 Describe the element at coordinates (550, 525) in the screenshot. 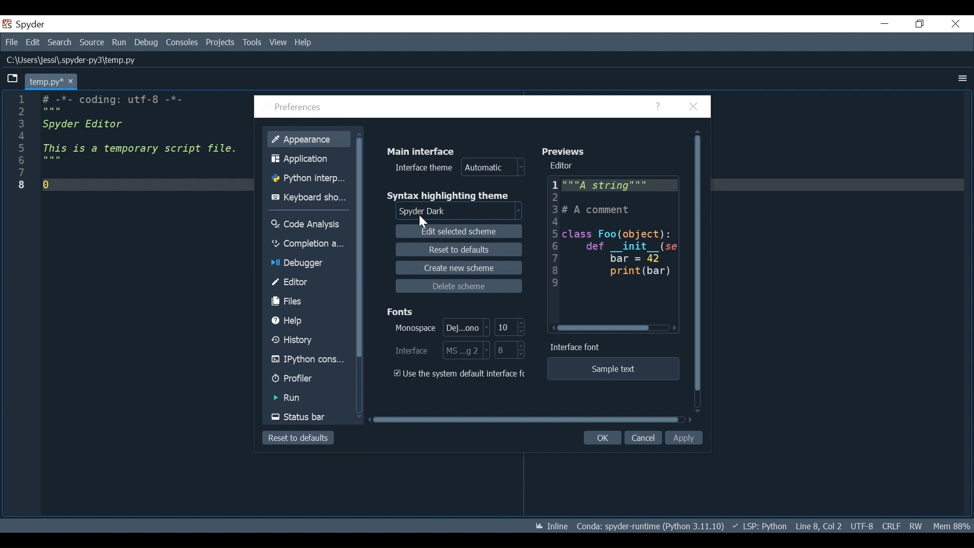

I see `Toggle inline and interactive Matplotlib plotting` at that location.